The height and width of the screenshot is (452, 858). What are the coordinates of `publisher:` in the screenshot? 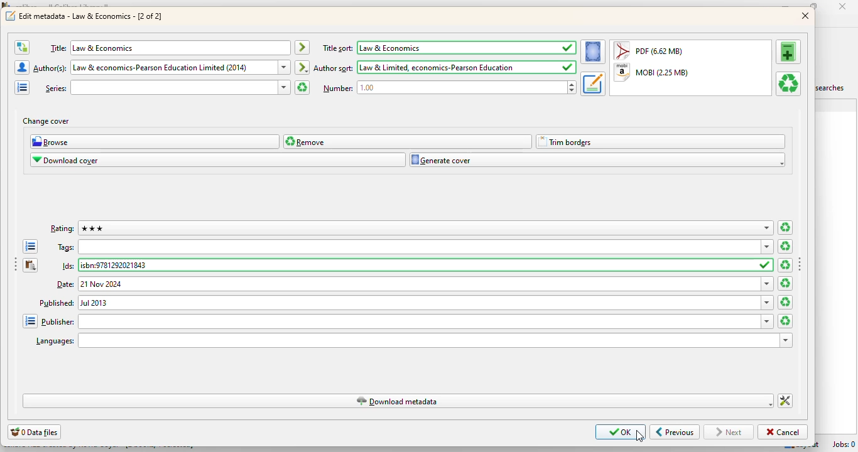 It's located at (406, 321).